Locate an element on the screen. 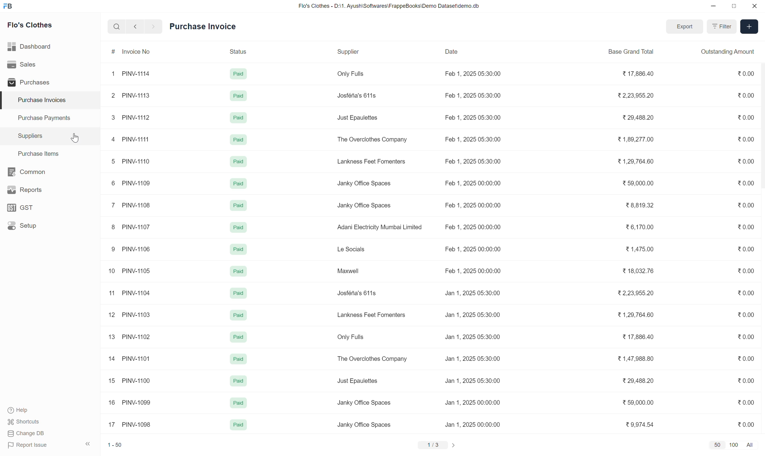 The image size is (765, 456). paid is located at coordinates (238, 271).